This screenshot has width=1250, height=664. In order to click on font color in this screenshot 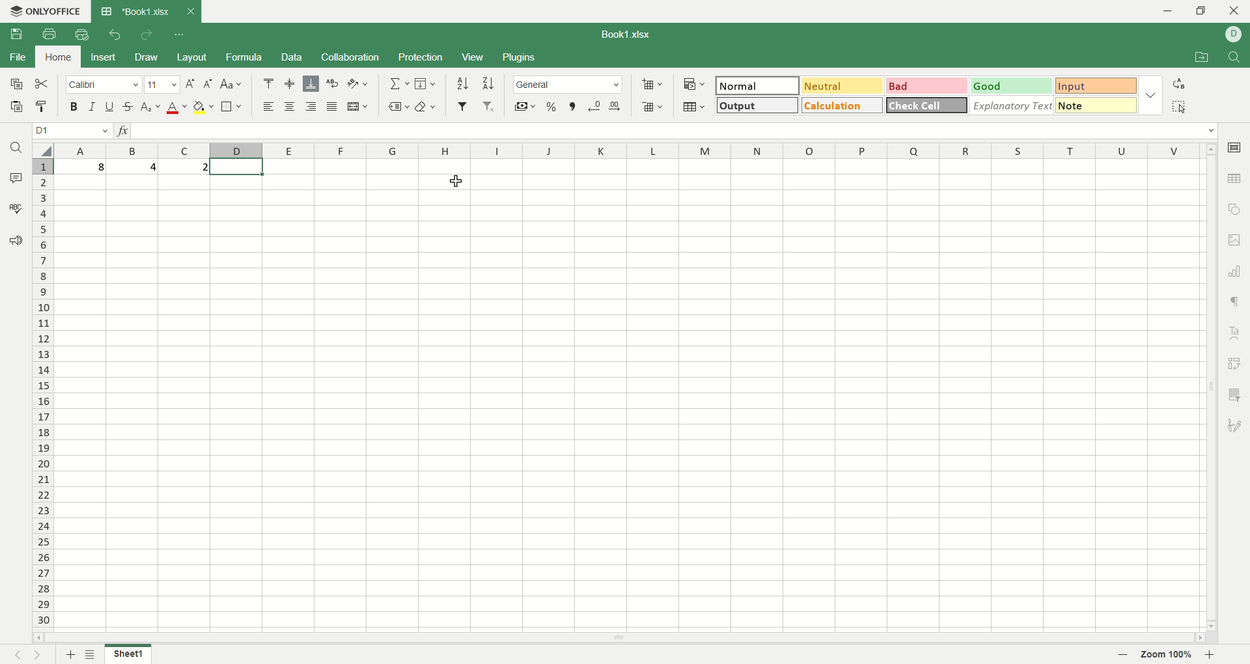, I will do `click(177, 109)`.